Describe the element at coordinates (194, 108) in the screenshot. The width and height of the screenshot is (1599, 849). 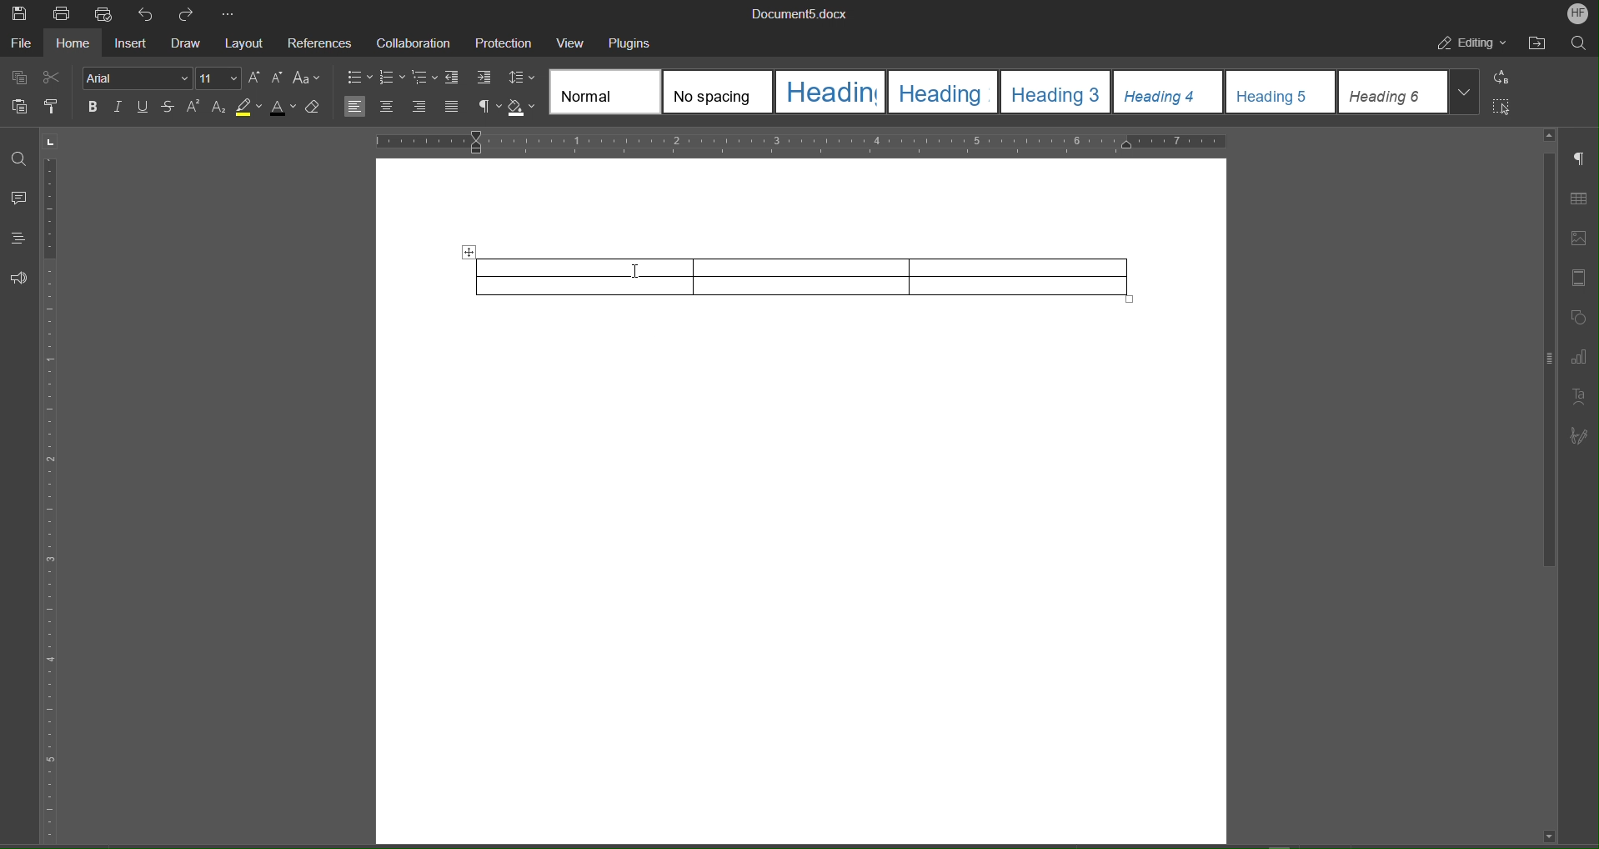
I see `Superscript` at that location.